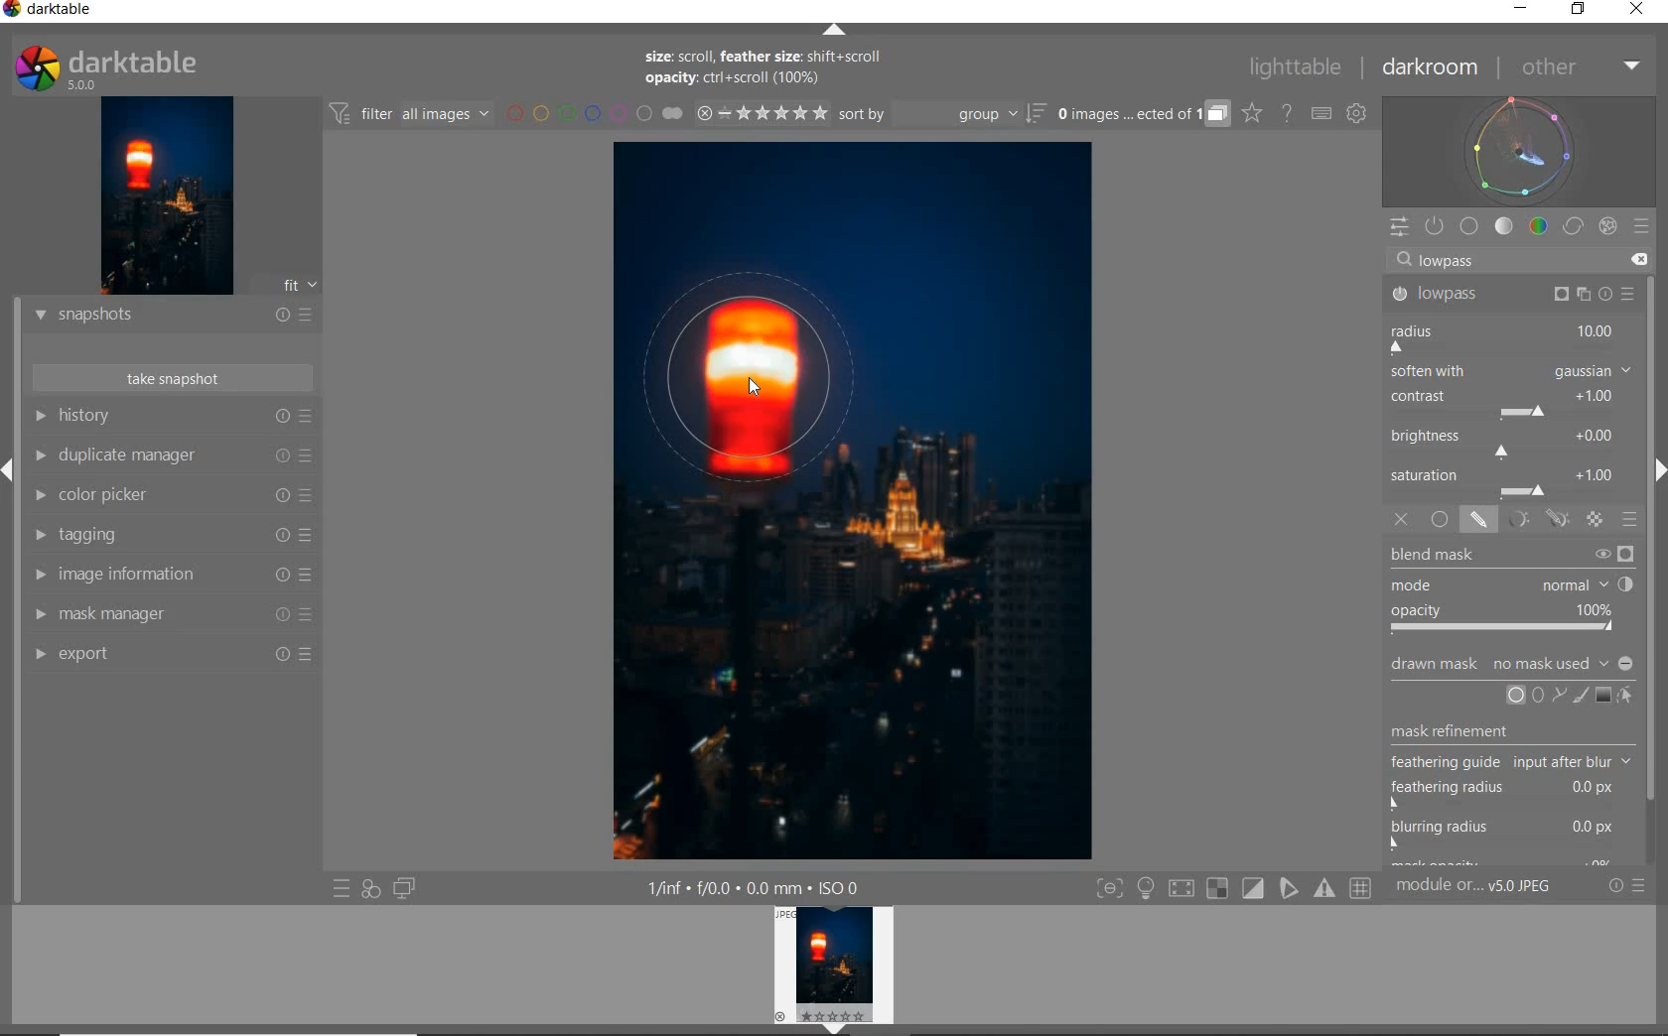 This screenshot has width=1668, height=1036. I want to click on EXPAND/COLLAPSE, so click(835, 30).